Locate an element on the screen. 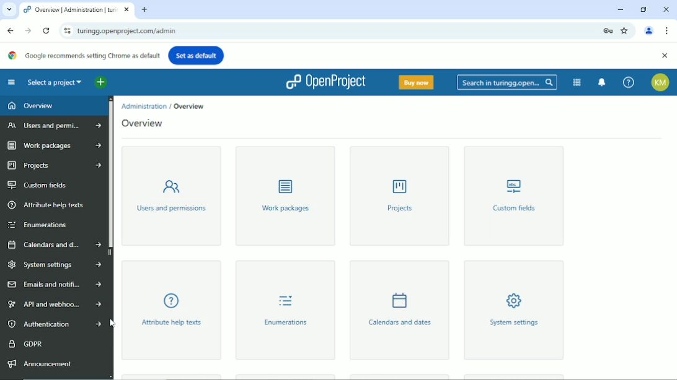 The height and width of the screenshot is (380, 677). Help is located at coordinates (628, 82).